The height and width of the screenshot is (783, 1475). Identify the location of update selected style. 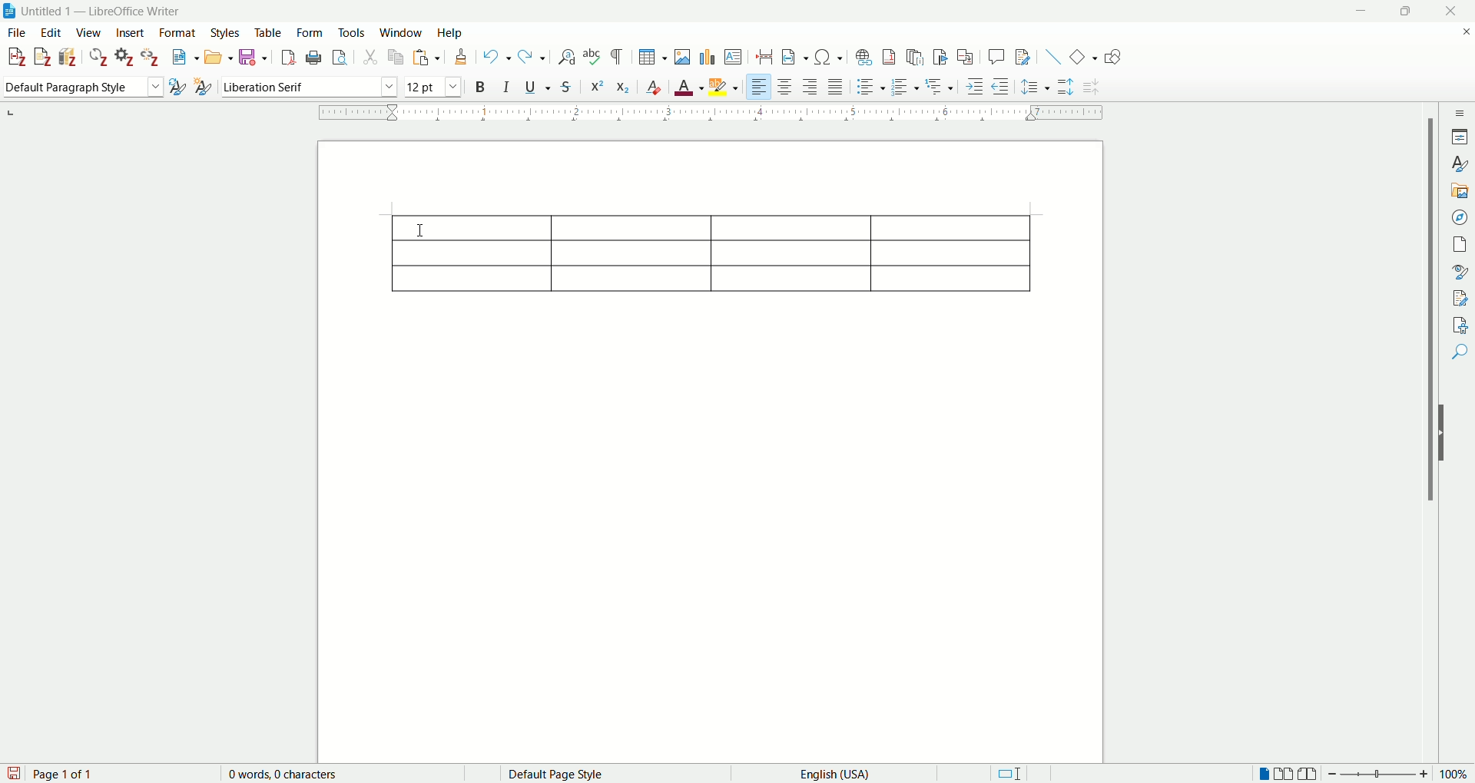
(176, 88).